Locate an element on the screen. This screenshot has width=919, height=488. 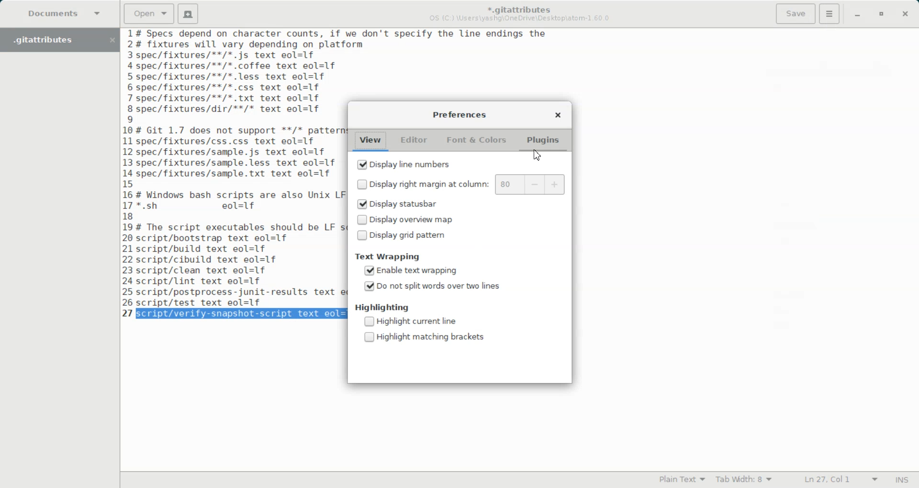
Text Wrapping is located at coordinates (388, 256).